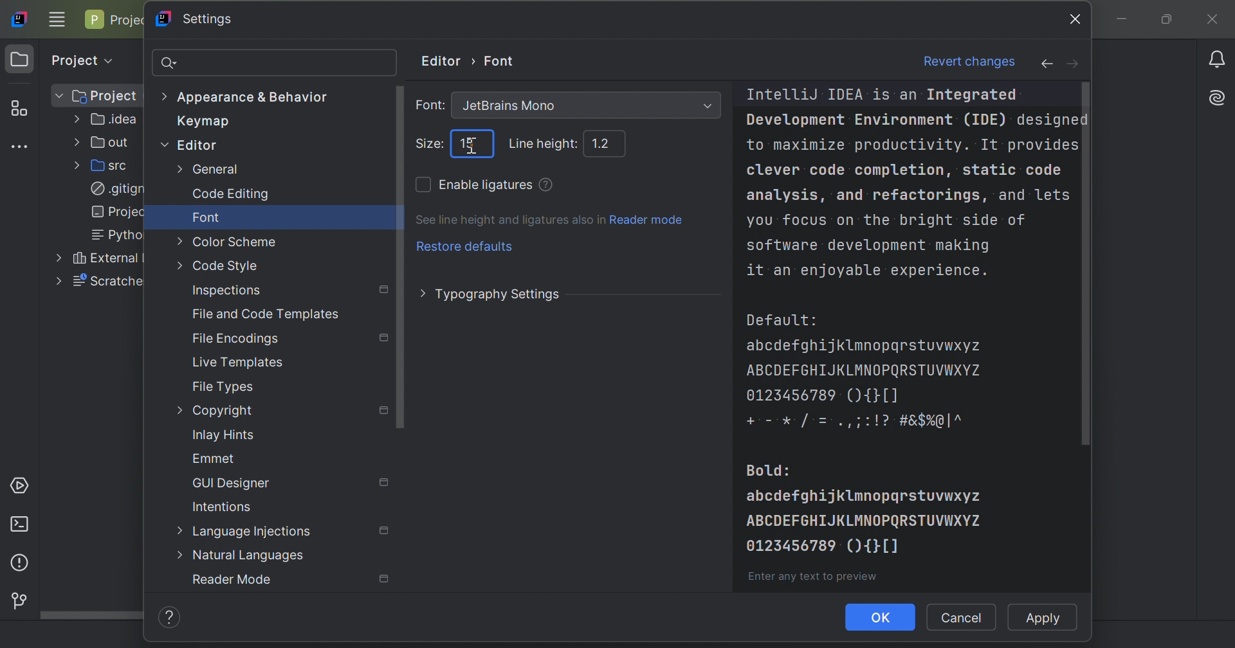 This screenshot has width=1235, height=648. Describe the element at coordinates (841, 497) in the screenshot. I see `icons` at that location.